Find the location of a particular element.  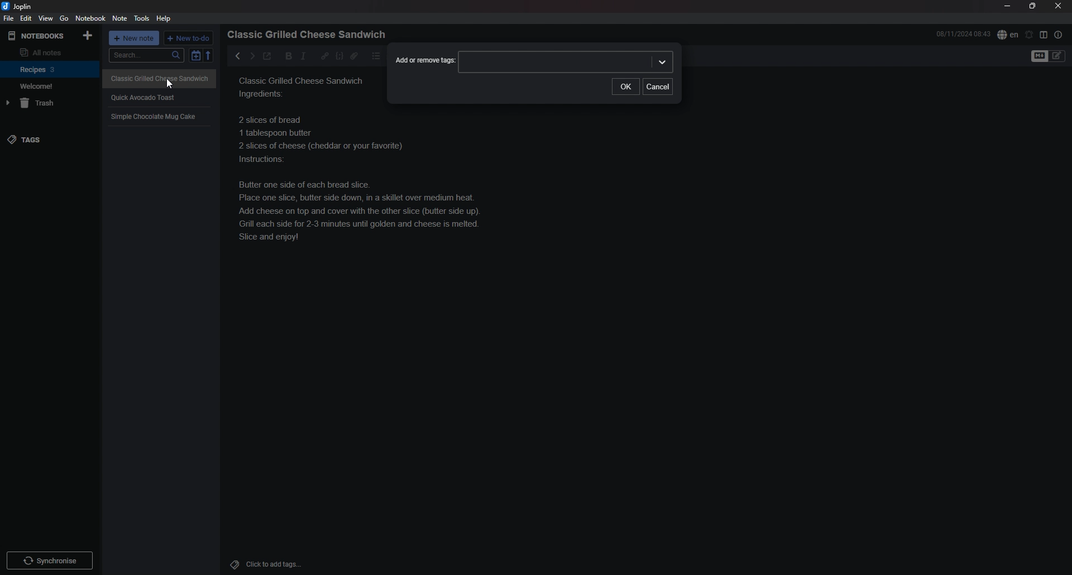

edit is located at coordinates (25, 18).